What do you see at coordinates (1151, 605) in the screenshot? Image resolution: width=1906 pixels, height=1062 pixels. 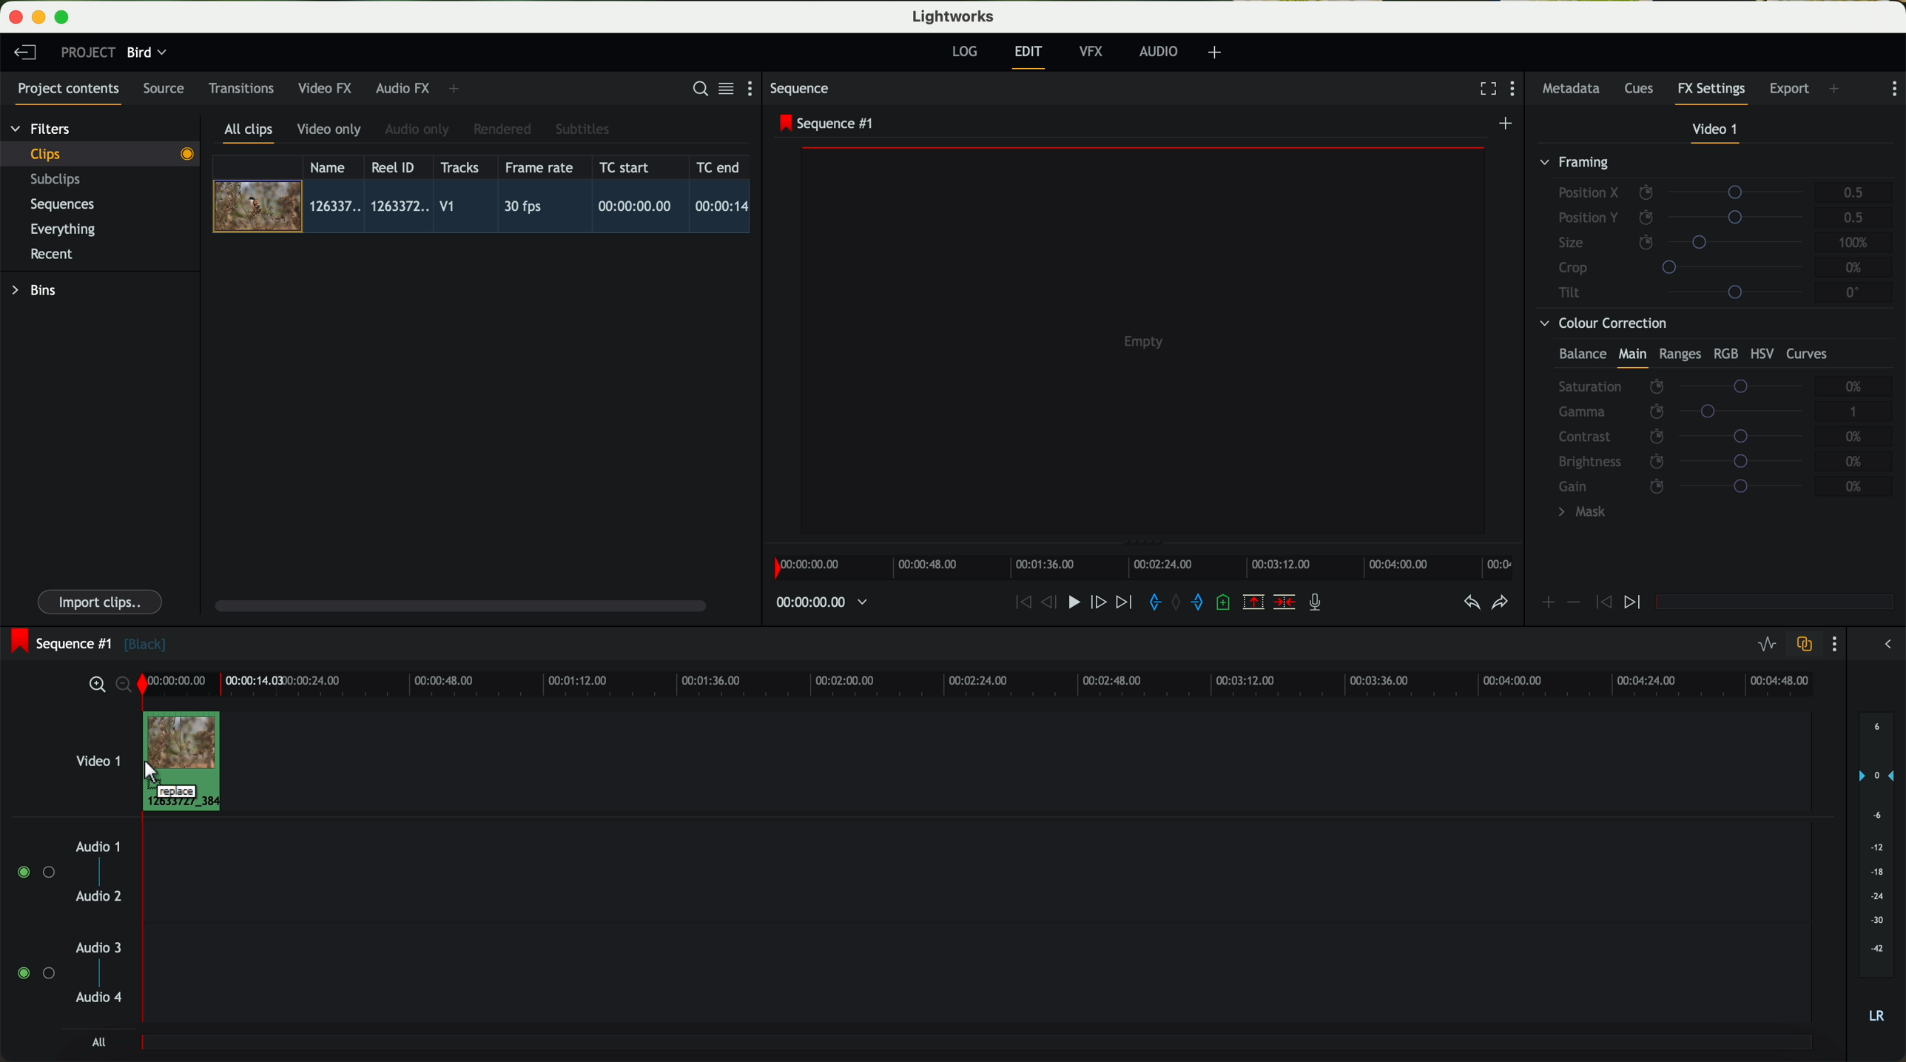 I see `add 'in' mark` at bounding box center [1151, 605].